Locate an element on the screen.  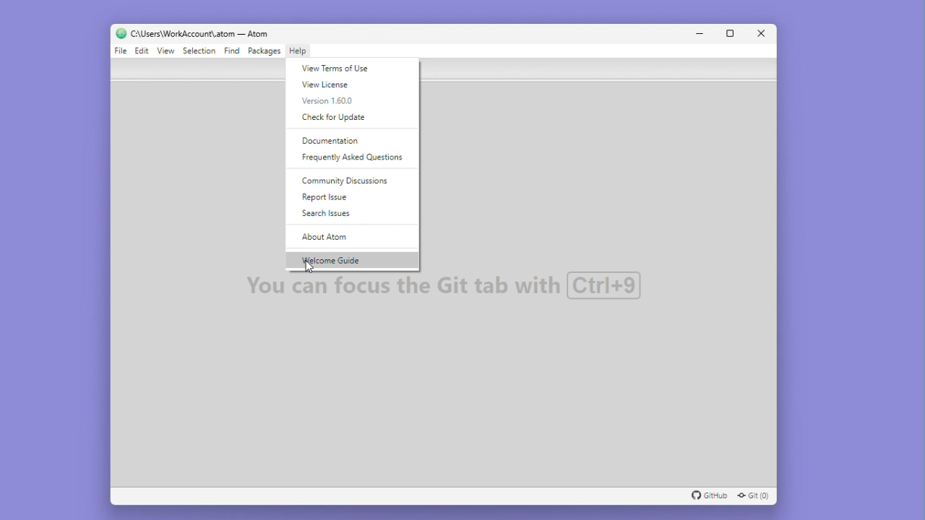
About atom is located at coordinates (329, 237).